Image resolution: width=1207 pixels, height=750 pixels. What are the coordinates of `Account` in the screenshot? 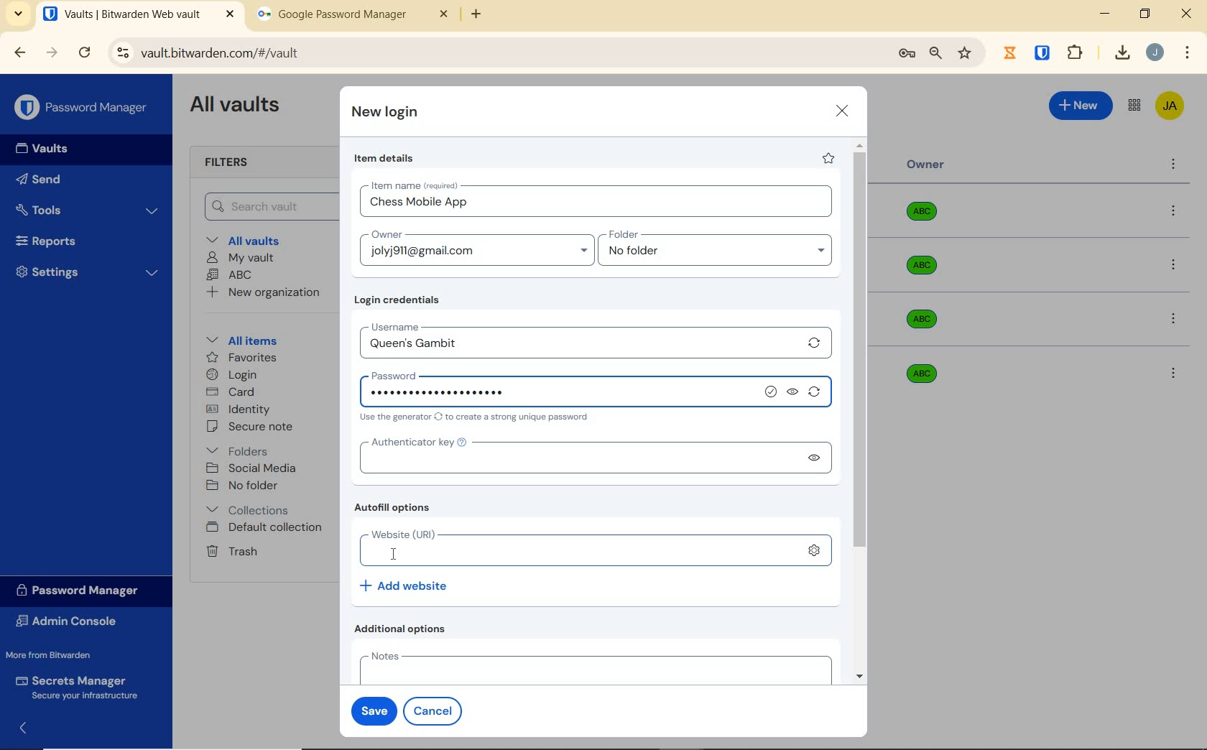 It's located at (1155, 52).